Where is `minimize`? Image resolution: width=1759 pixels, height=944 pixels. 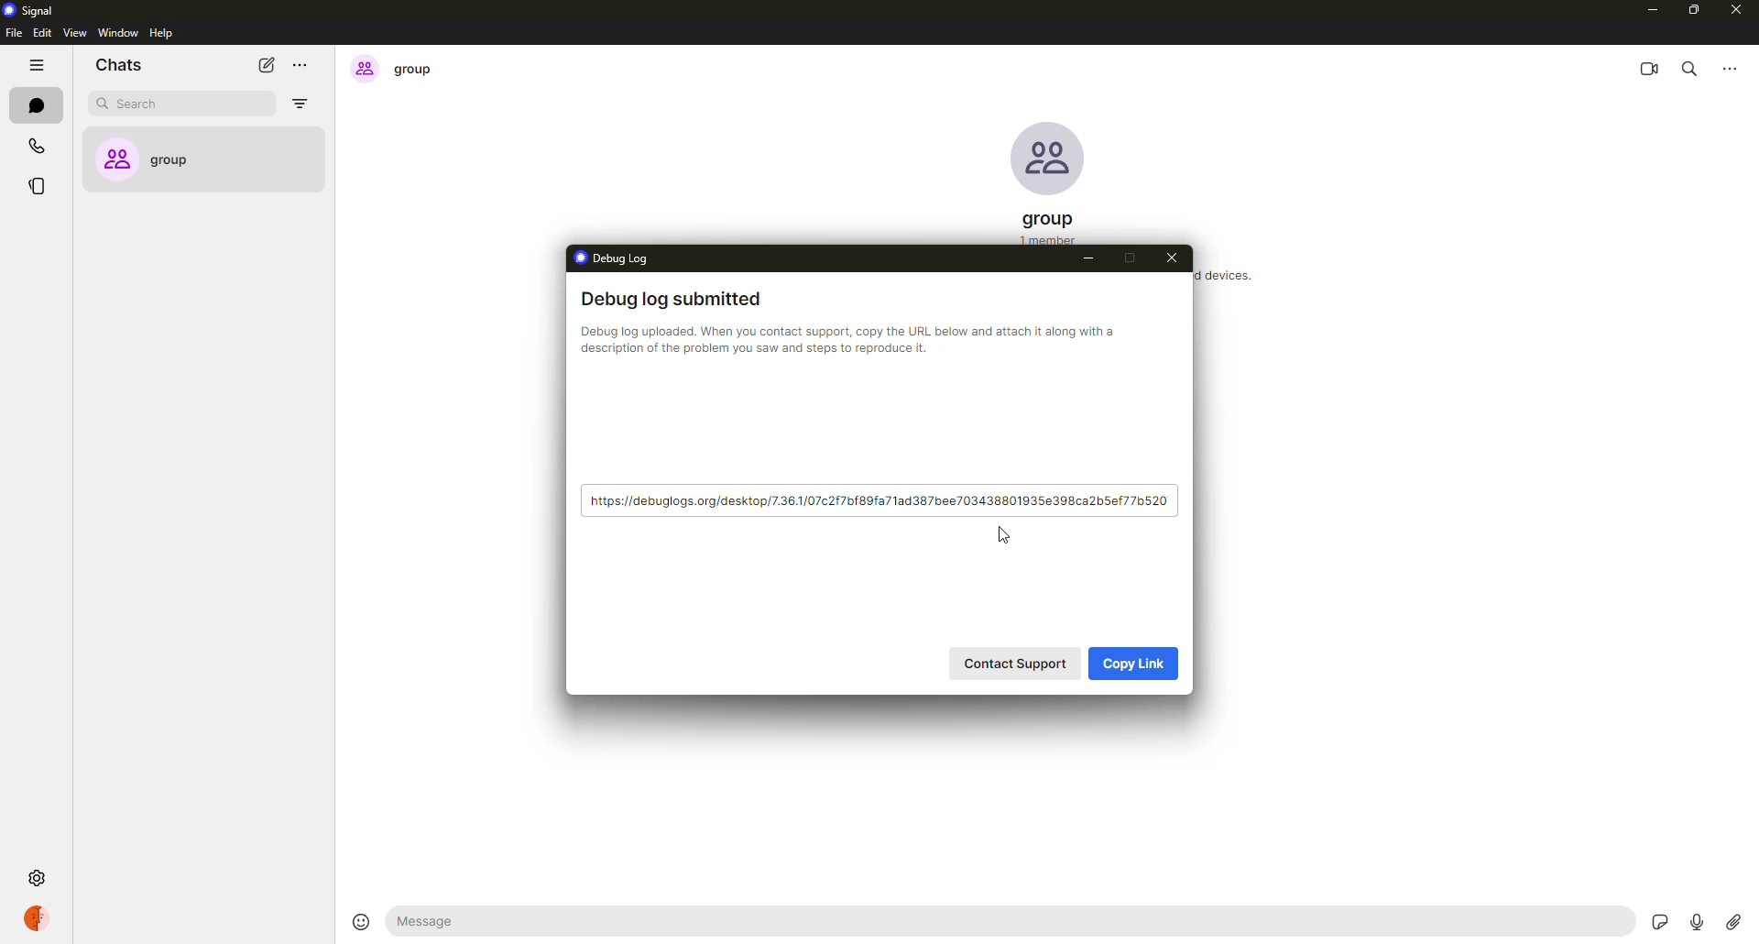 minimize is located at coordinates (1650, 10).